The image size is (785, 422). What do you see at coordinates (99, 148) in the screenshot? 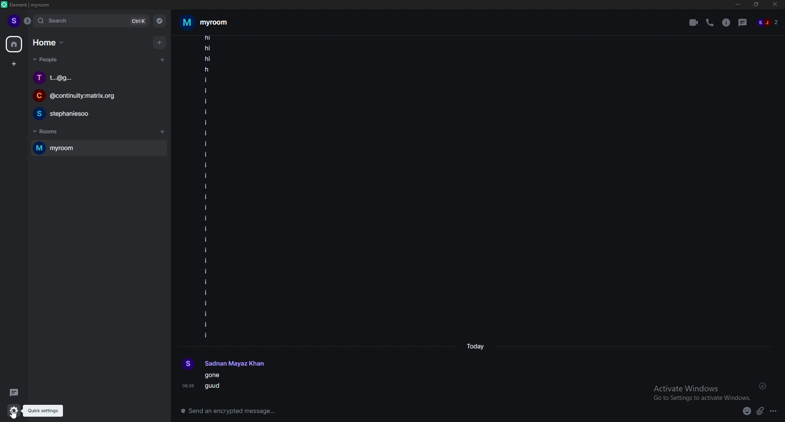
I see `my room` at bounding box center [99, 148].